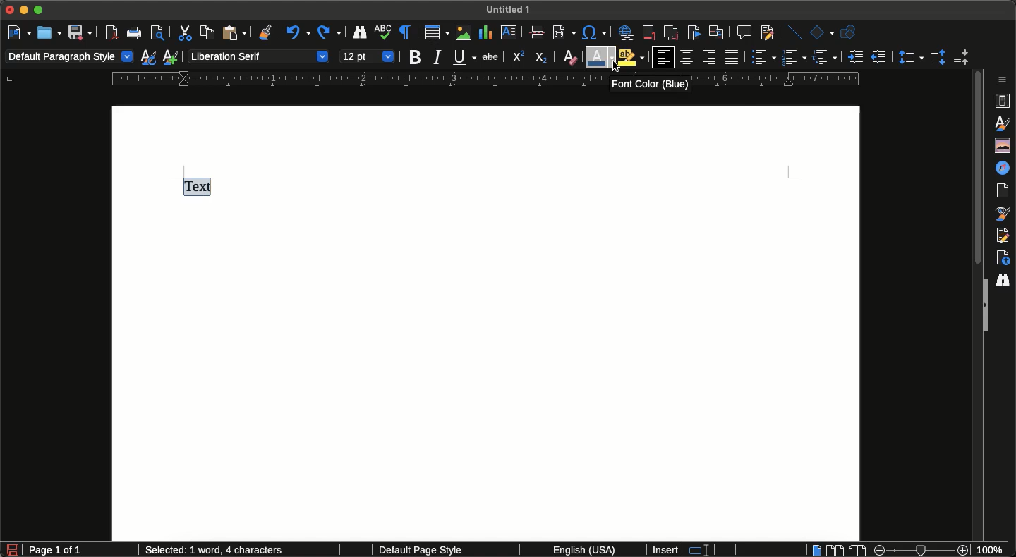  I want to click on Set line spacing, so click(909, 56).